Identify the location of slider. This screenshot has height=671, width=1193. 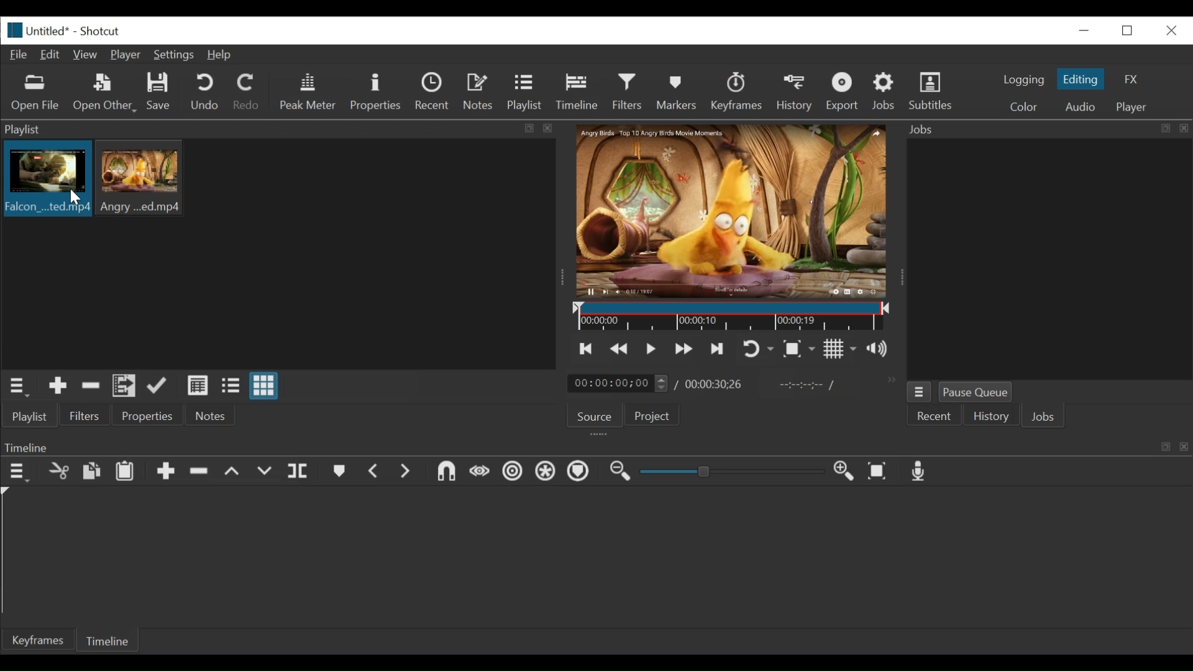
(728, 472).